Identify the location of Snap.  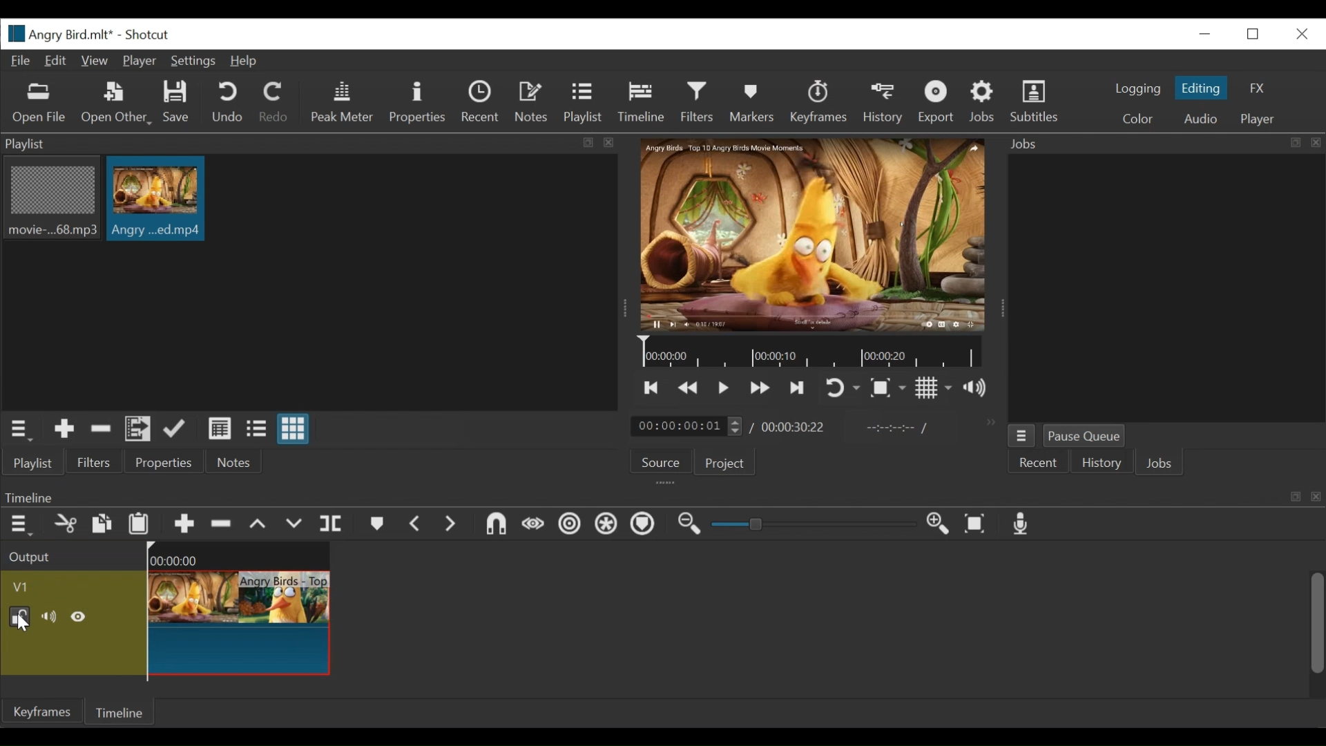
(497, 526).